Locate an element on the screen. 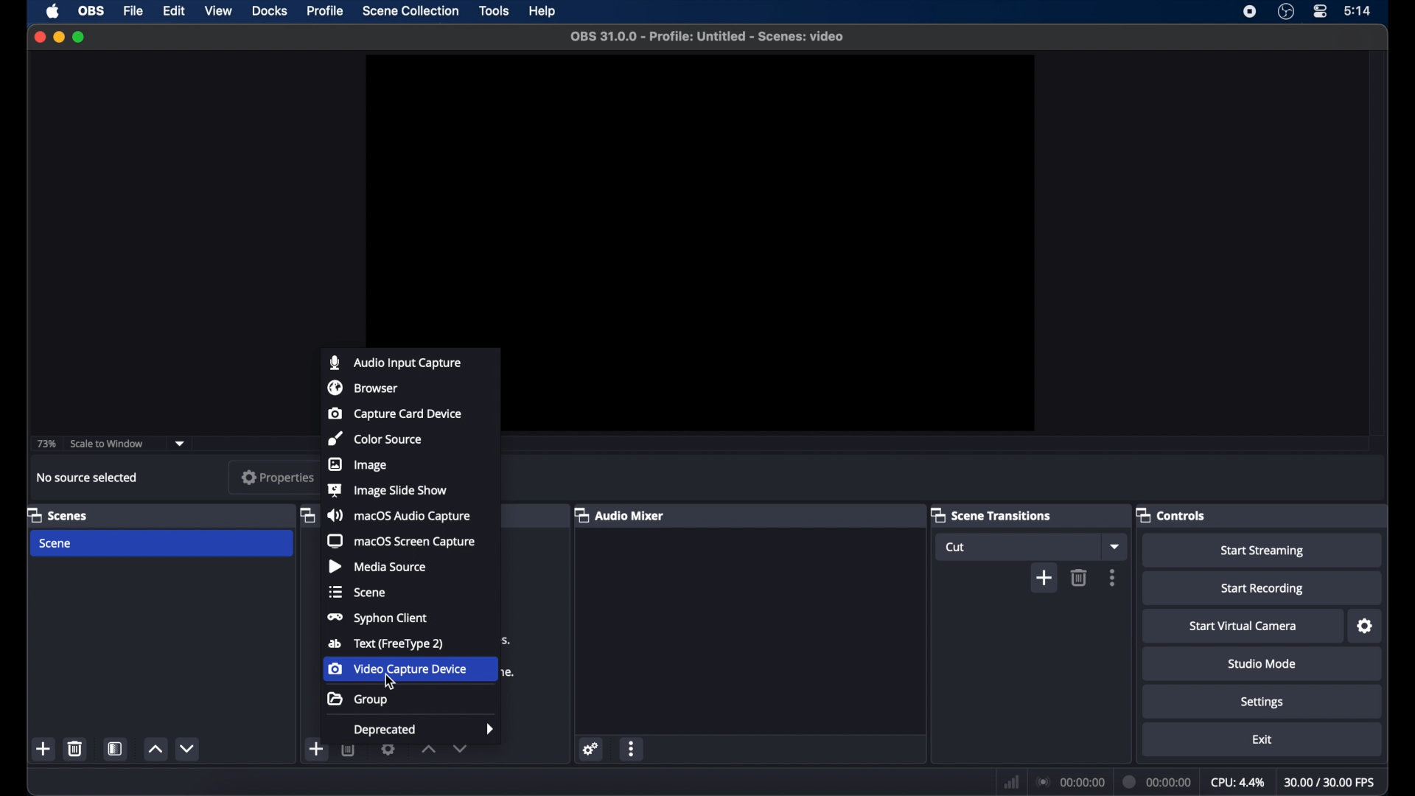  profile is located at coordinates (326, 11).